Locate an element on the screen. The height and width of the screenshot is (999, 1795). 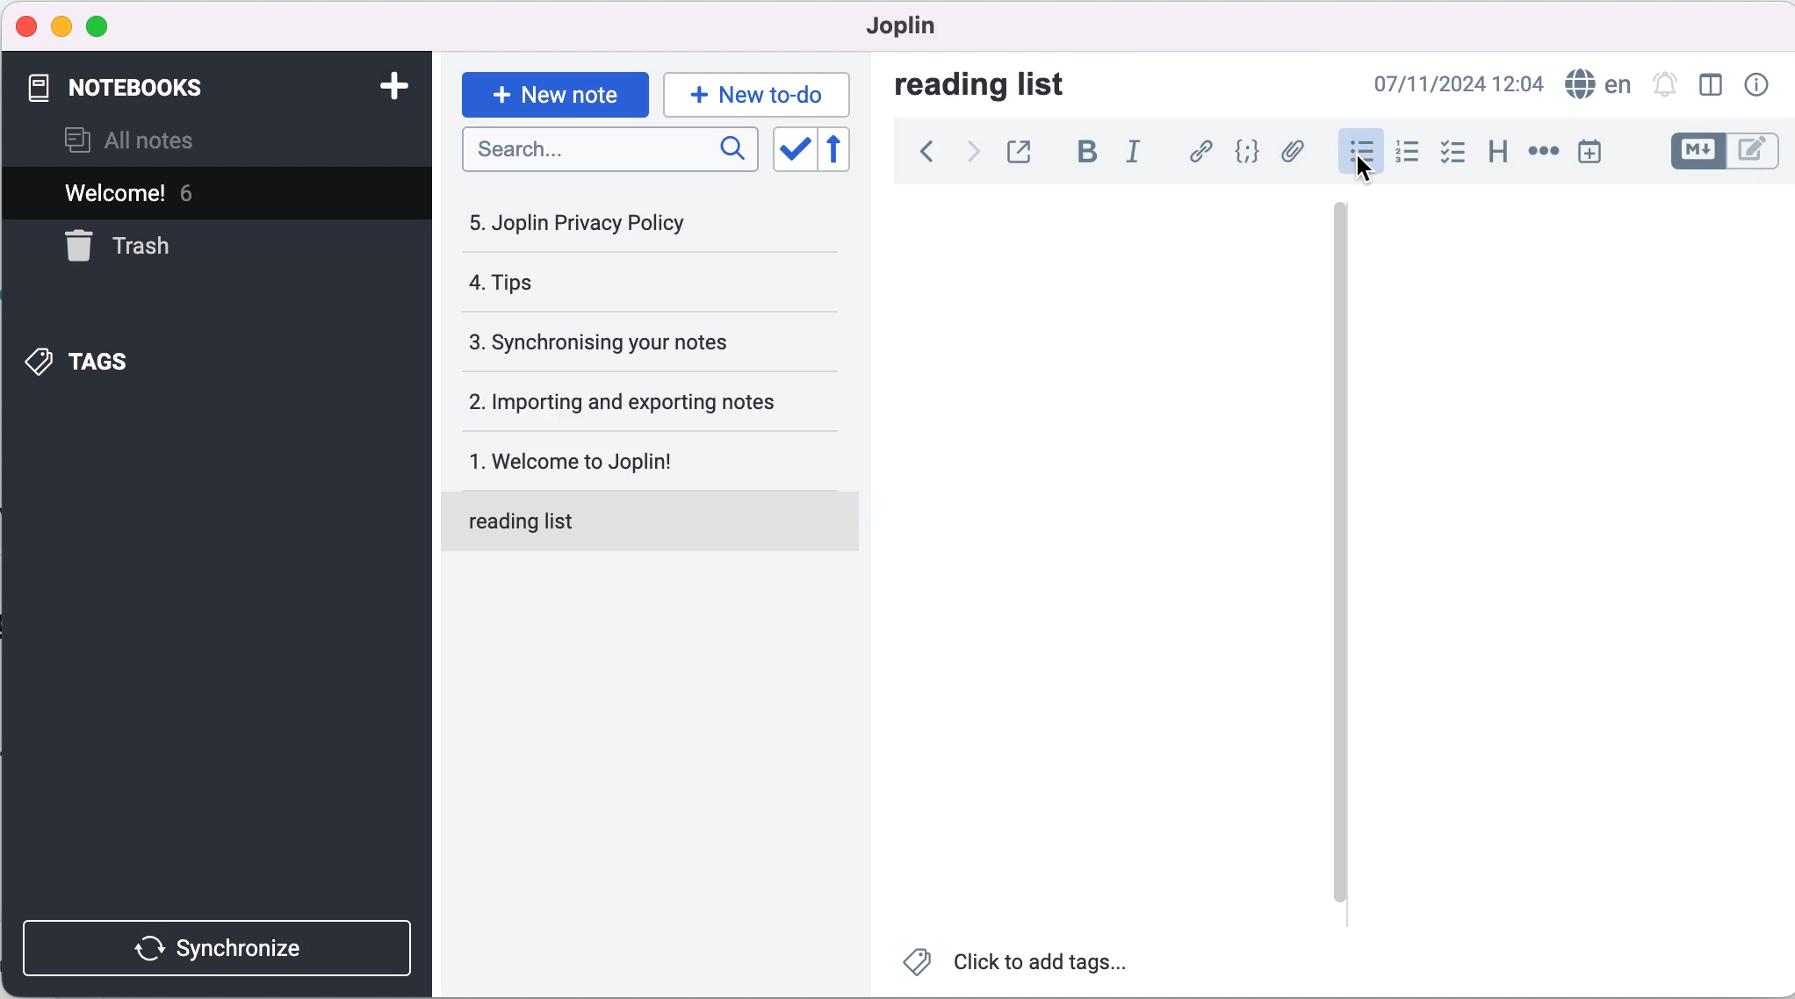
code is located at coordinates (1248, 153).